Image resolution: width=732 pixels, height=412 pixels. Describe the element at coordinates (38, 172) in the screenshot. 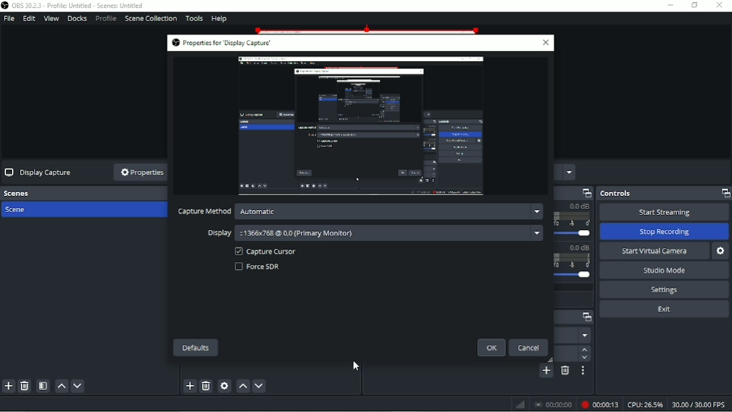

I see `Display Capture` at that location.